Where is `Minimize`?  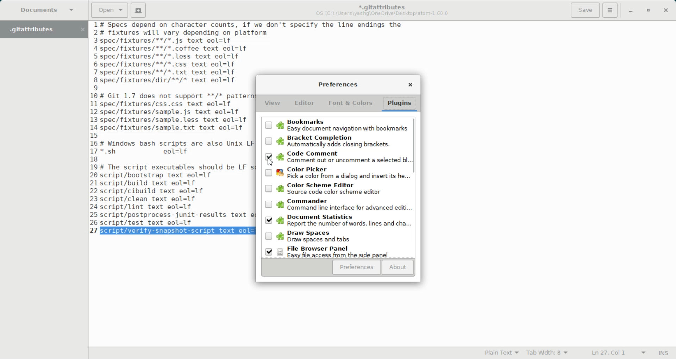
Minimize is located at coordinates (630, 11).